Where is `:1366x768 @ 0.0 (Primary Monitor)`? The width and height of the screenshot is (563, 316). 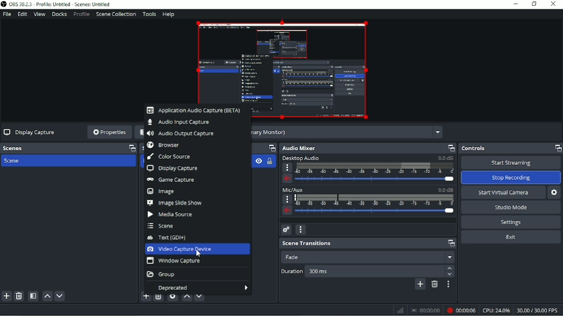 :1366x768 @ 0.0 (Primary Monitor) is located at coordinates (347, 132).